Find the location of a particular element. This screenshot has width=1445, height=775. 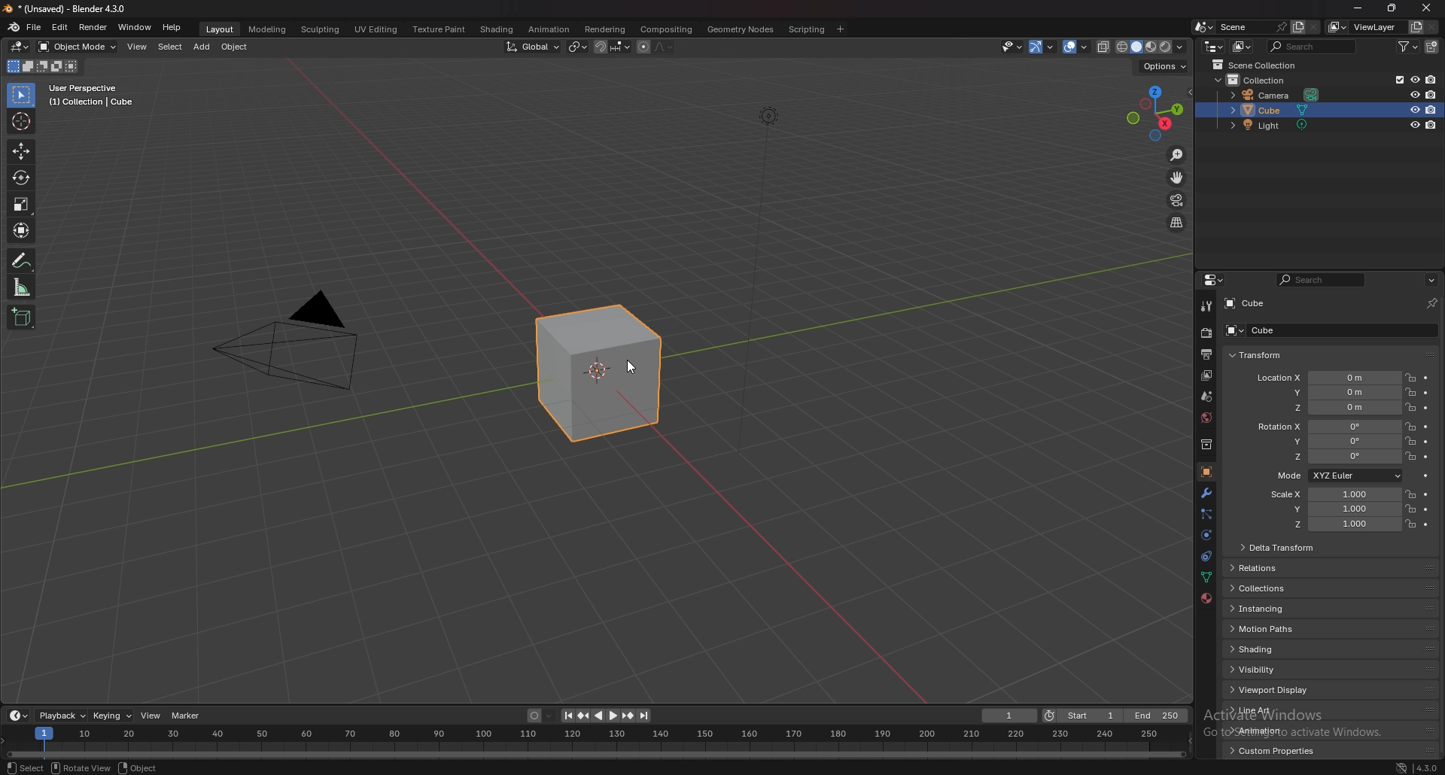

editor type is located at coordinates (1215, 281).